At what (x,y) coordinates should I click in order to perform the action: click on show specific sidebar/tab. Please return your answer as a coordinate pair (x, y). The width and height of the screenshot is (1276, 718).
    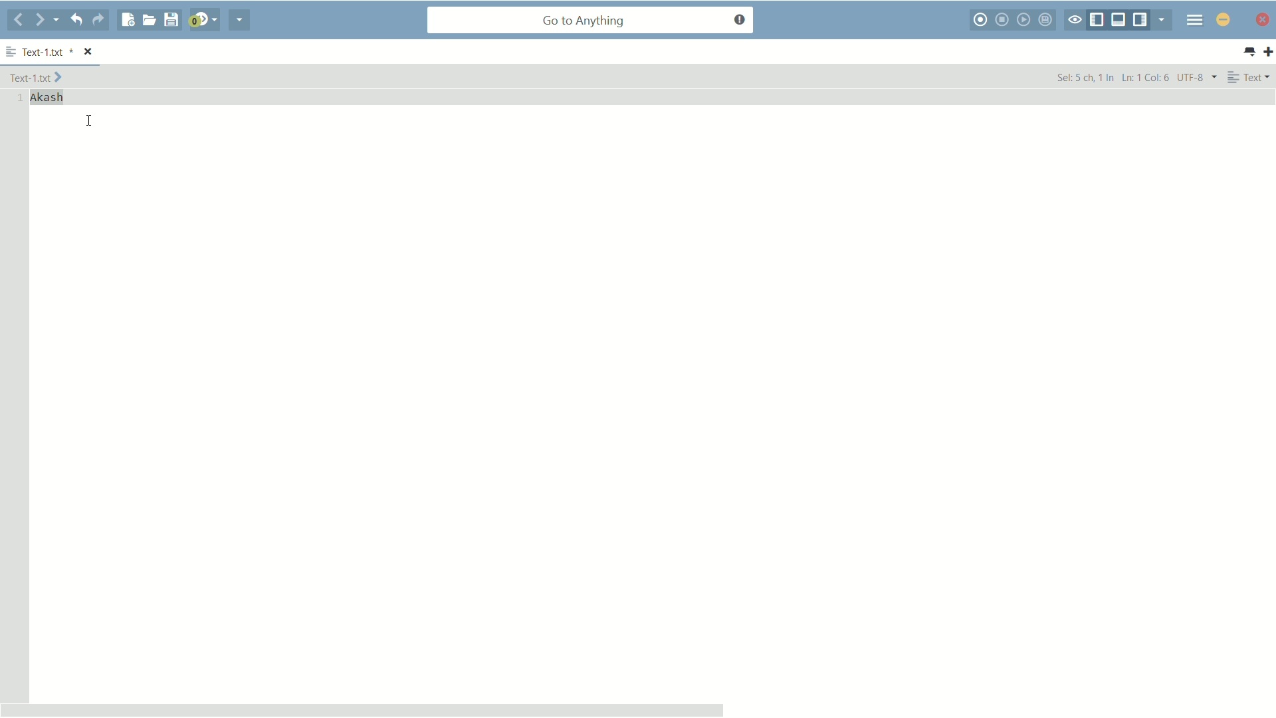
    Looking at the image, I should click on (1165, 20).